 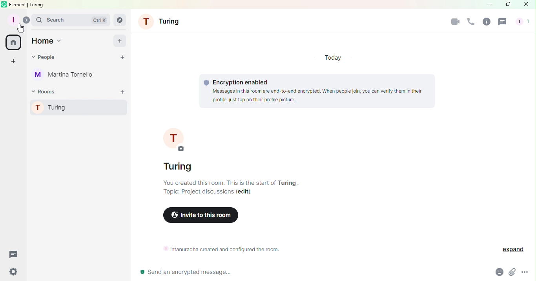 I want to click on Maximize, so click(x=507, y=5).